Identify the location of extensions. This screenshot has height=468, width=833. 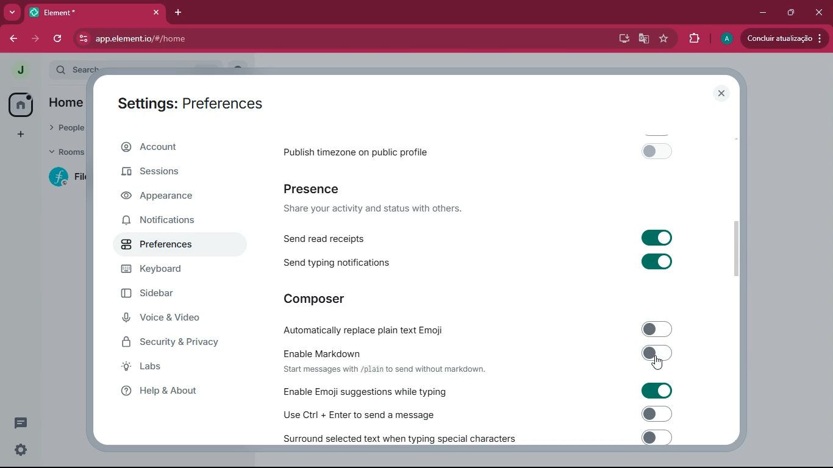
(695, 39).